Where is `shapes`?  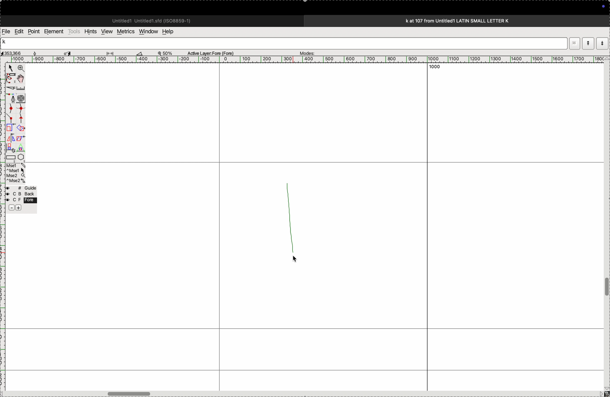
shapes is located at coordinates (20, 129).